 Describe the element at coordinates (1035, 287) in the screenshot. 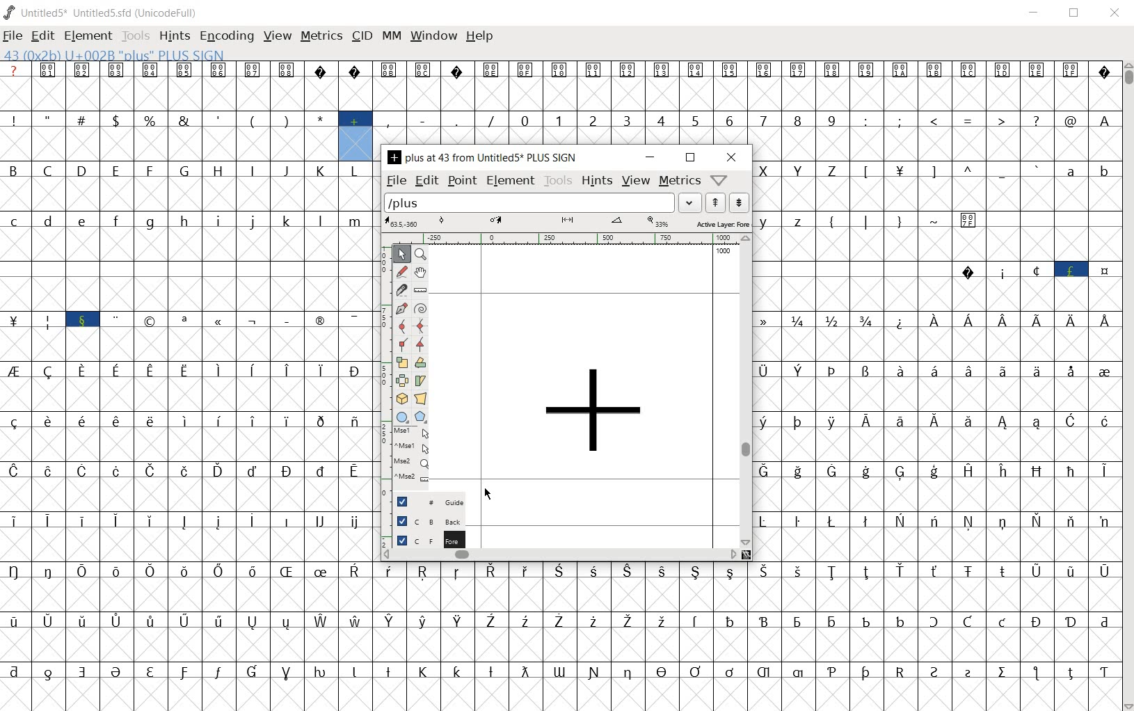

I see `special characters` at that location.